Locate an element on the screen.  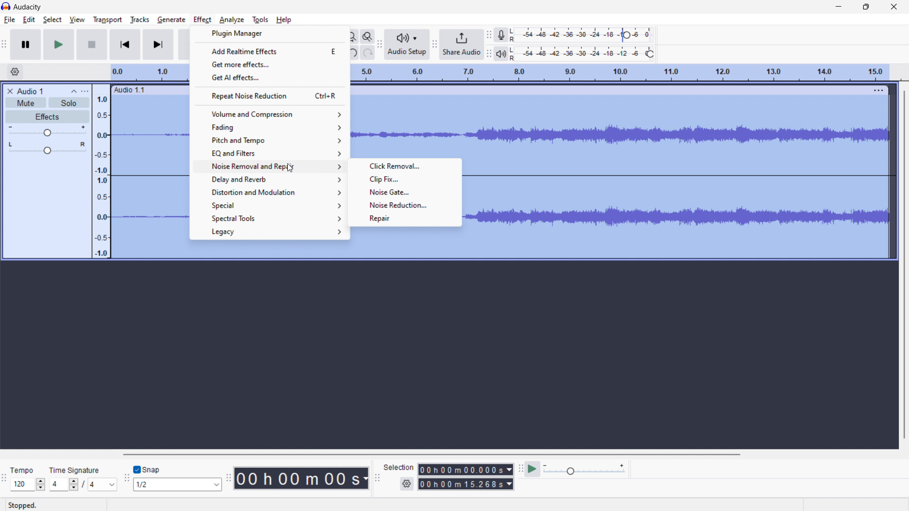
pause is located at coordinates (26, 45).